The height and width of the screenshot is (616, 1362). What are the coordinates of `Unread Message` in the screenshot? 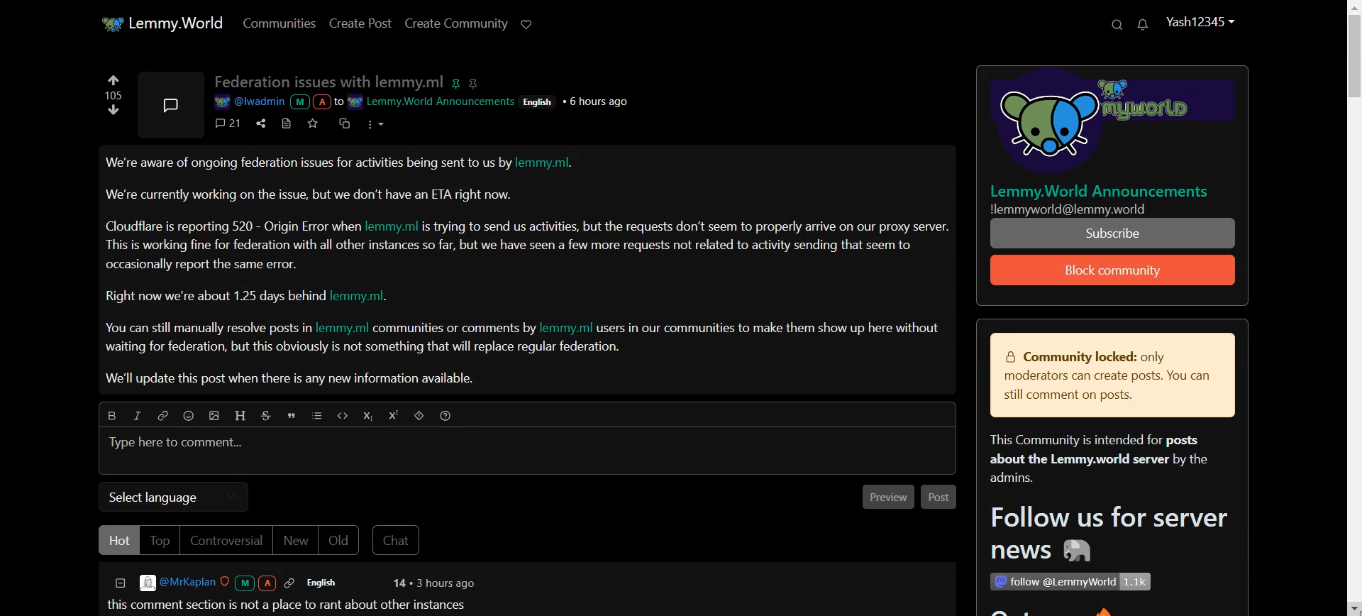 It's located at (1144, 27).